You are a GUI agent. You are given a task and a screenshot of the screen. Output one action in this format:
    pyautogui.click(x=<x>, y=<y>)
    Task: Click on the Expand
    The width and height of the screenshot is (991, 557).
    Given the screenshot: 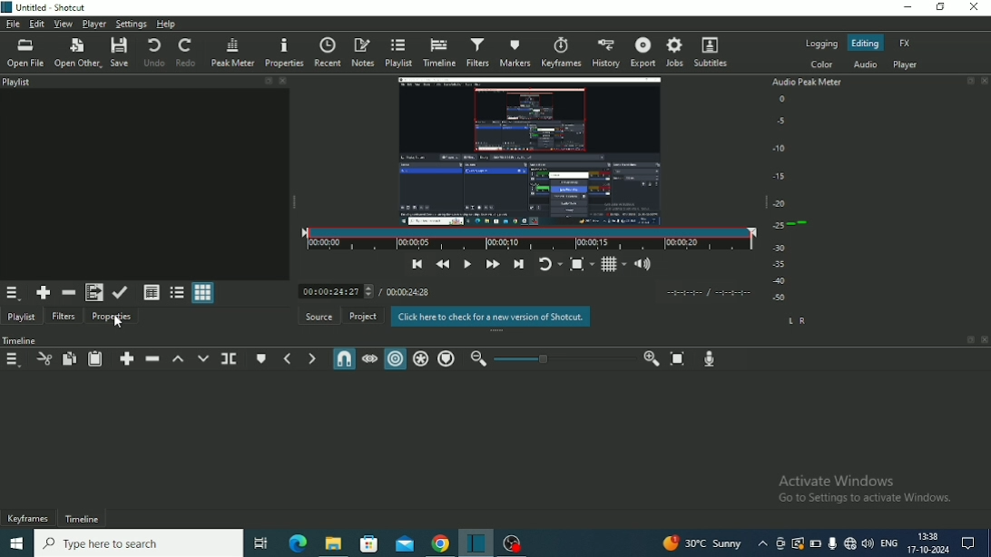 What is the action you would take?
    pyautogui.click(x=971, y=339)
    